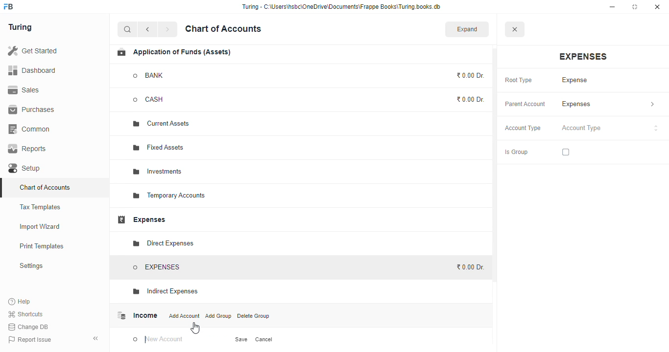 The height and width of the screenshot is (352, 669). I want to click on toggle sidebar, so click(96, 338).